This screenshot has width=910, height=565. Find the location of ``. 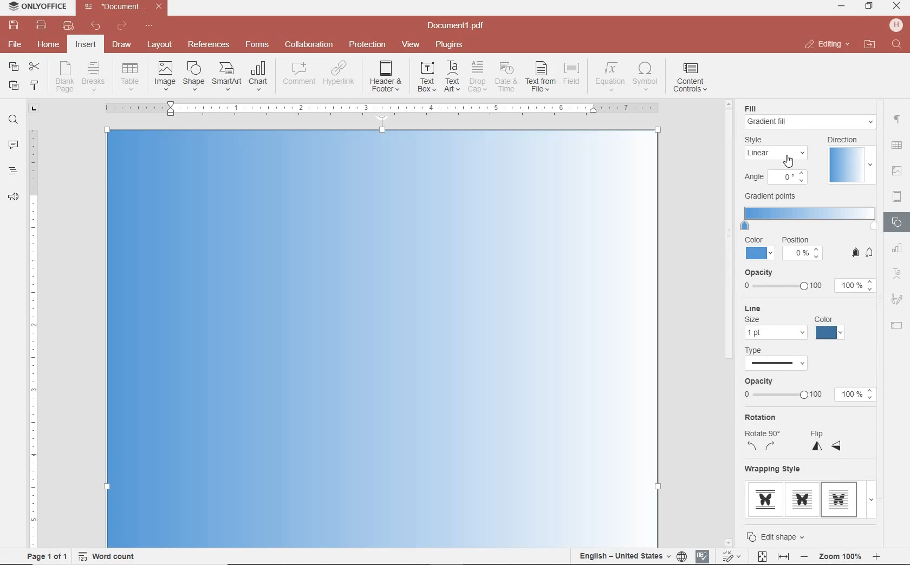

 is located at coordinates (781, 536).